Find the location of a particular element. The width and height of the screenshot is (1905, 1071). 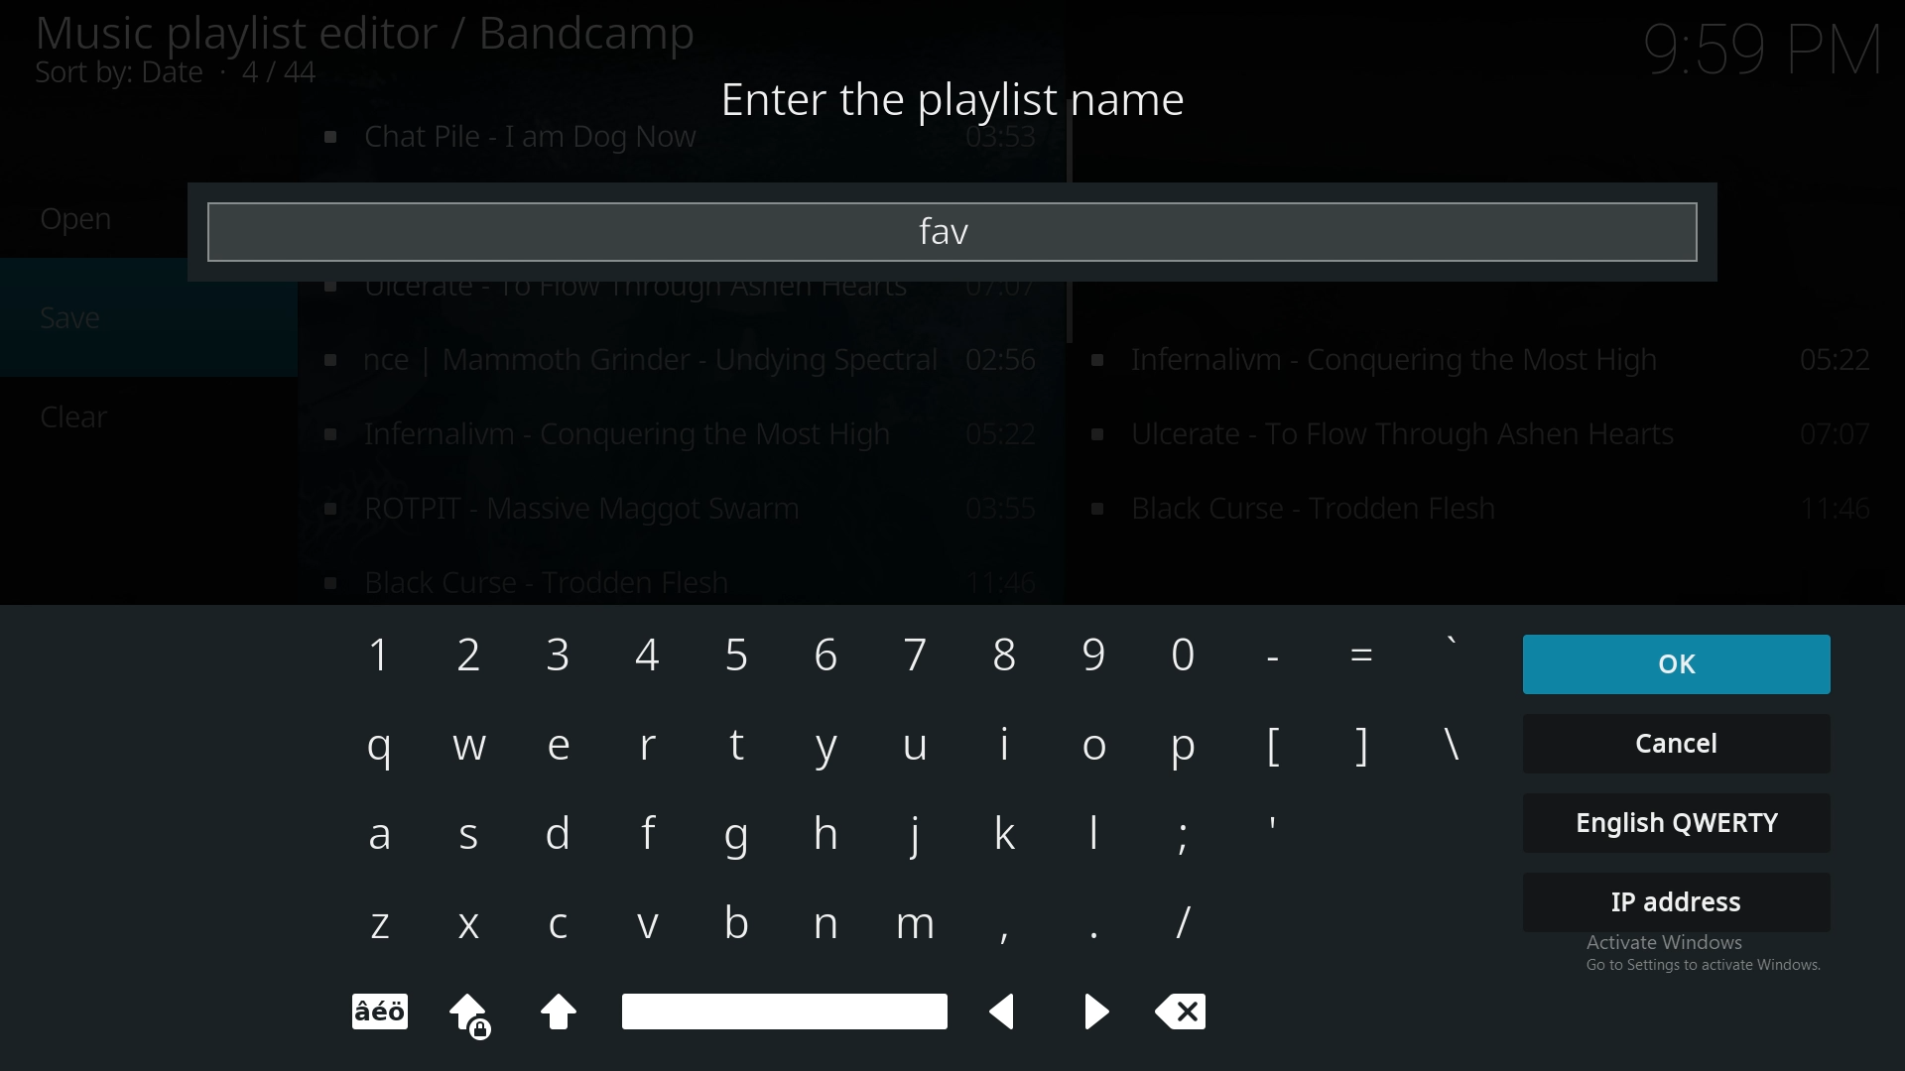

keyboard input is located at coordinates (913, 749).